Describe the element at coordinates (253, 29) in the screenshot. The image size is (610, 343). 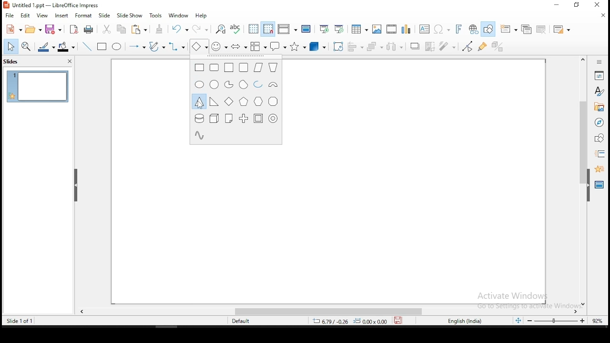
I see `show grid` at that location.